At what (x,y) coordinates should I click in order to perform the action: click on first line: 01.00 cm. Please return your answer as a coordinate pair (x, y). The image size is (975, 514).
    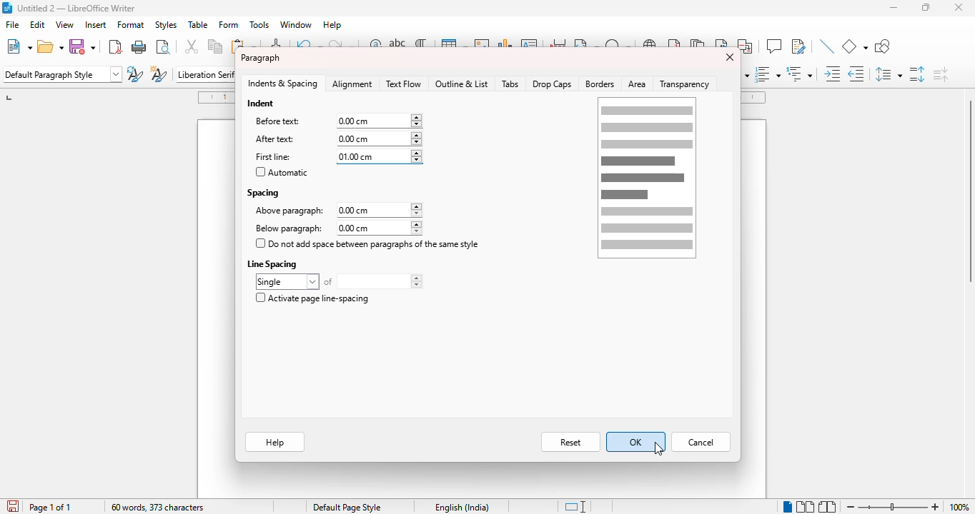
    Looking at the image, I should click on (336, 157).